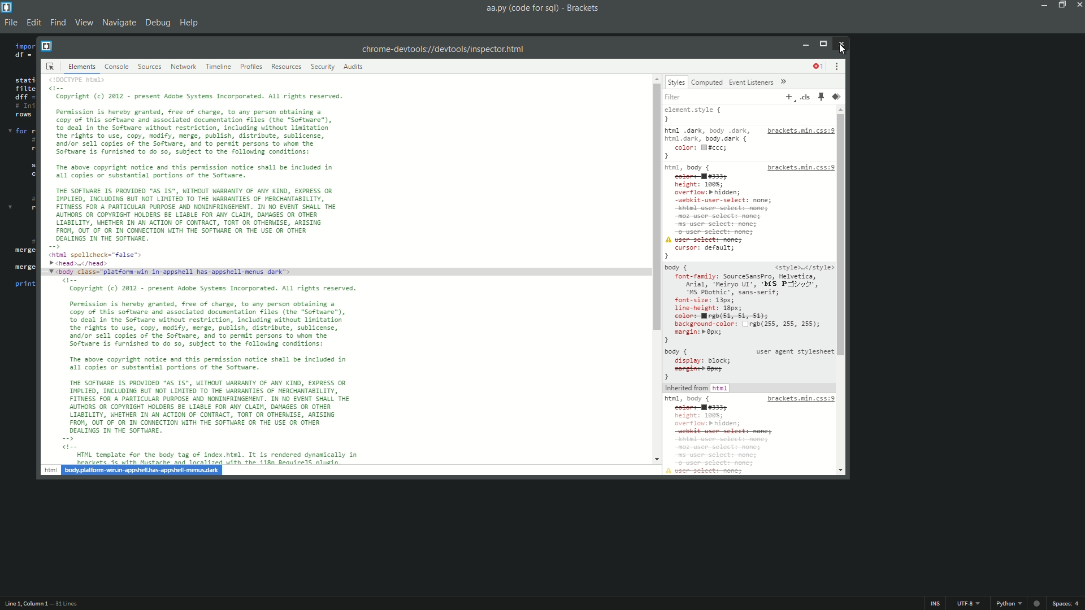  Describe the element at coordinates (52, 67) in the screenshot. I see `select an element in a page` at that location.